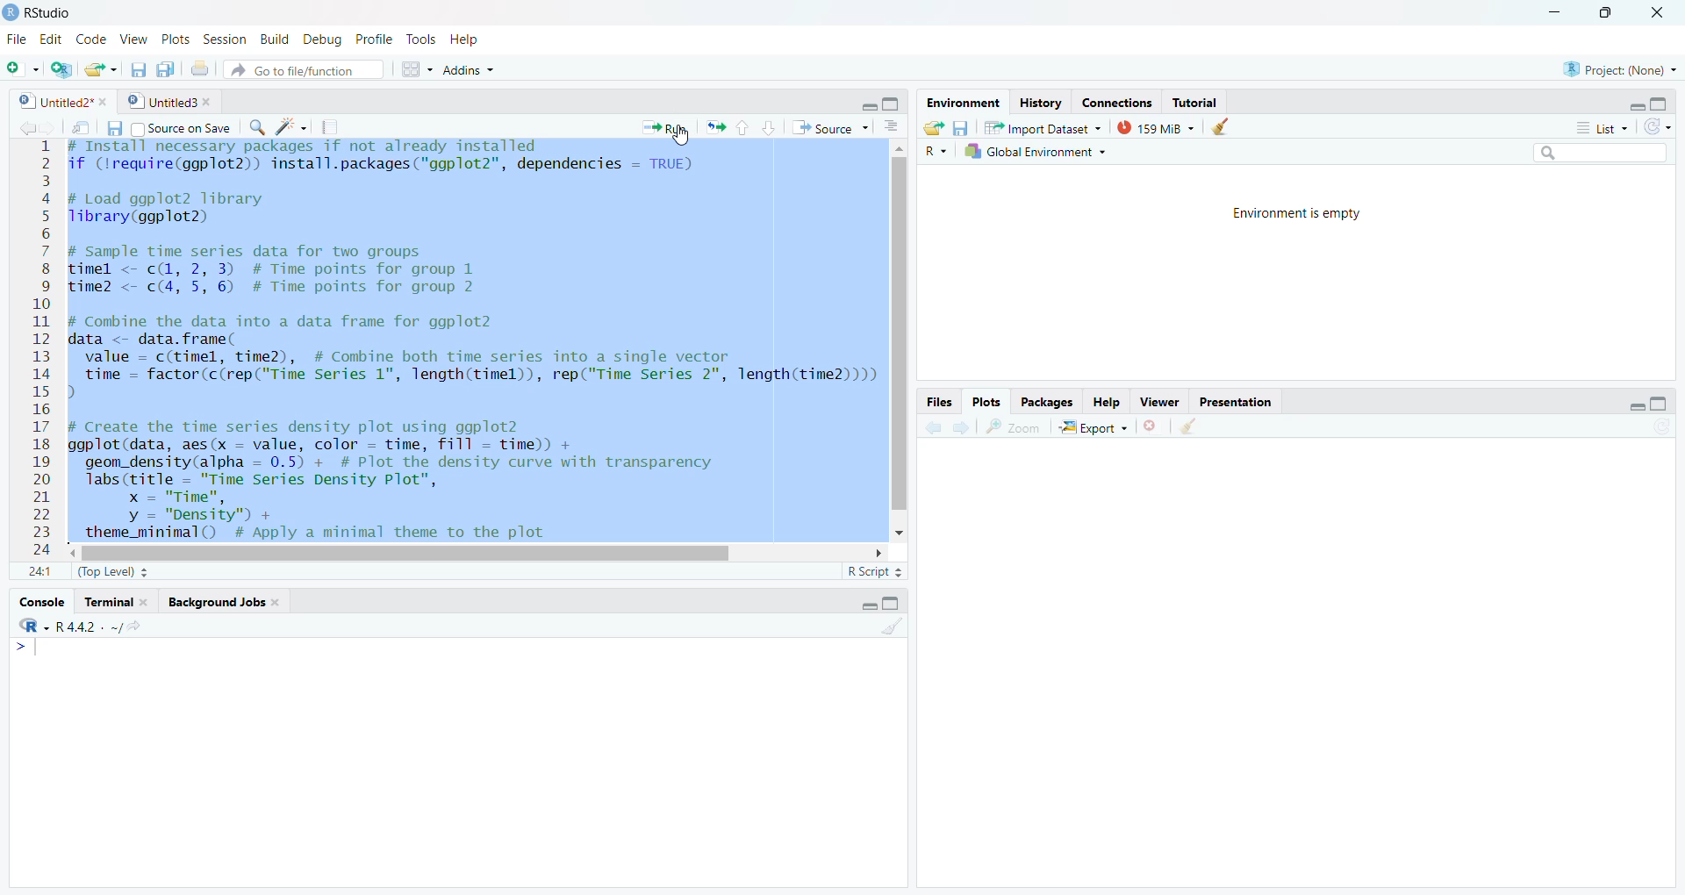 This screenshot has height=895, width=1685. I want to click on Debug, so click(320, 37).